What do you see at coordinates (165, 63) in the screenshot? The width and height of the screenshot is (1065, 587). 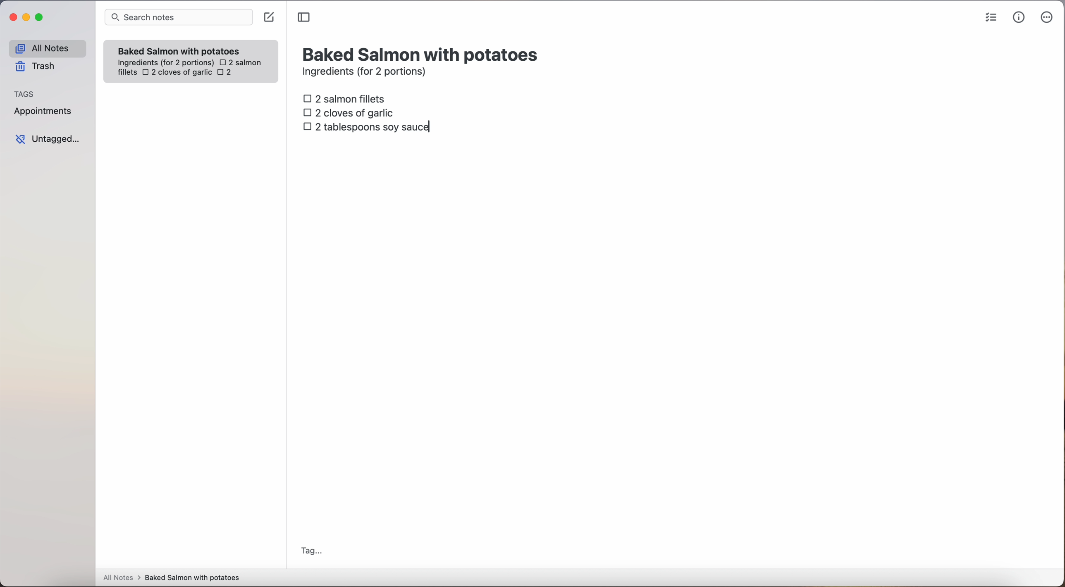 I see `ingredientes (for 2 portions)` at bounding box center [165, 63].